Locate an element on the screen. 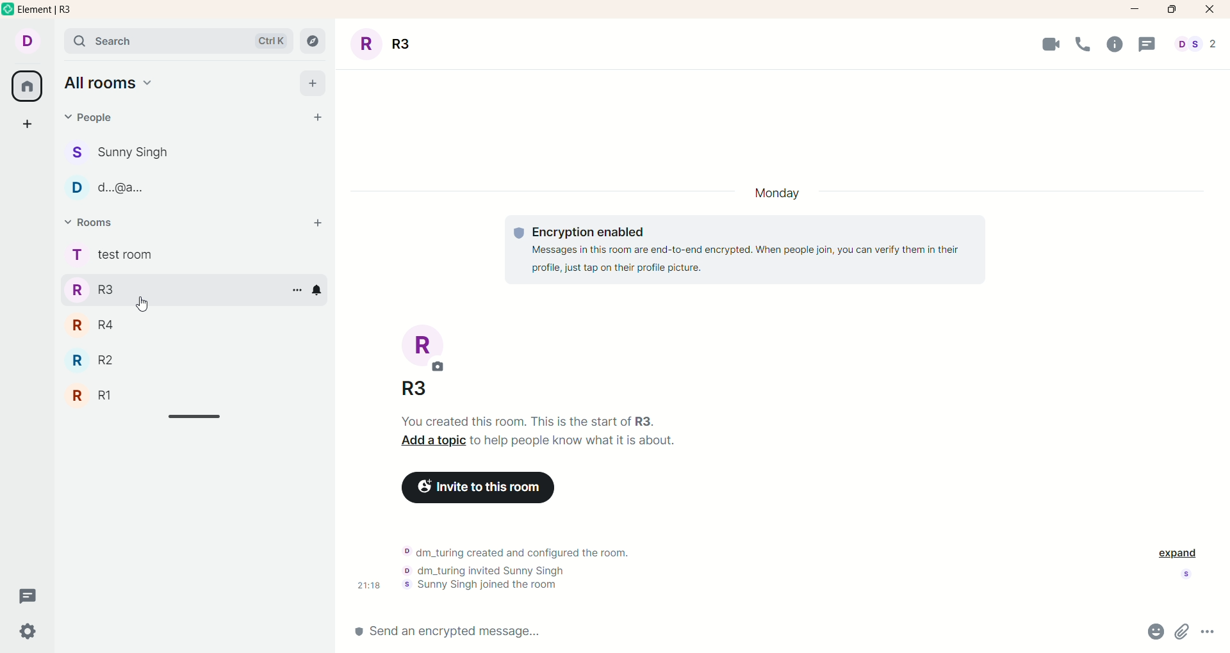 Image resolution: width=1230 pixels, height=653 pixels. notification is located at coordinates (318, 288).